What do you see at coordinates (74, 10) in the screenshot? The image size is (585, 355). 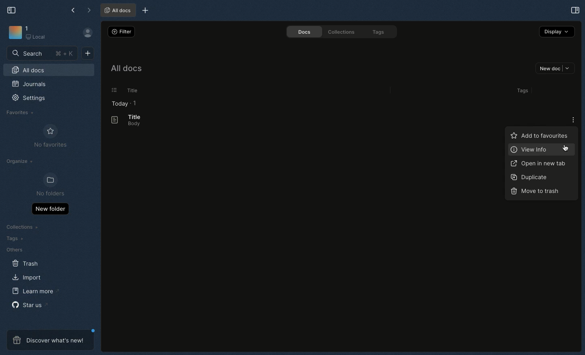 I see `Back` at bounding box center [74, 10].